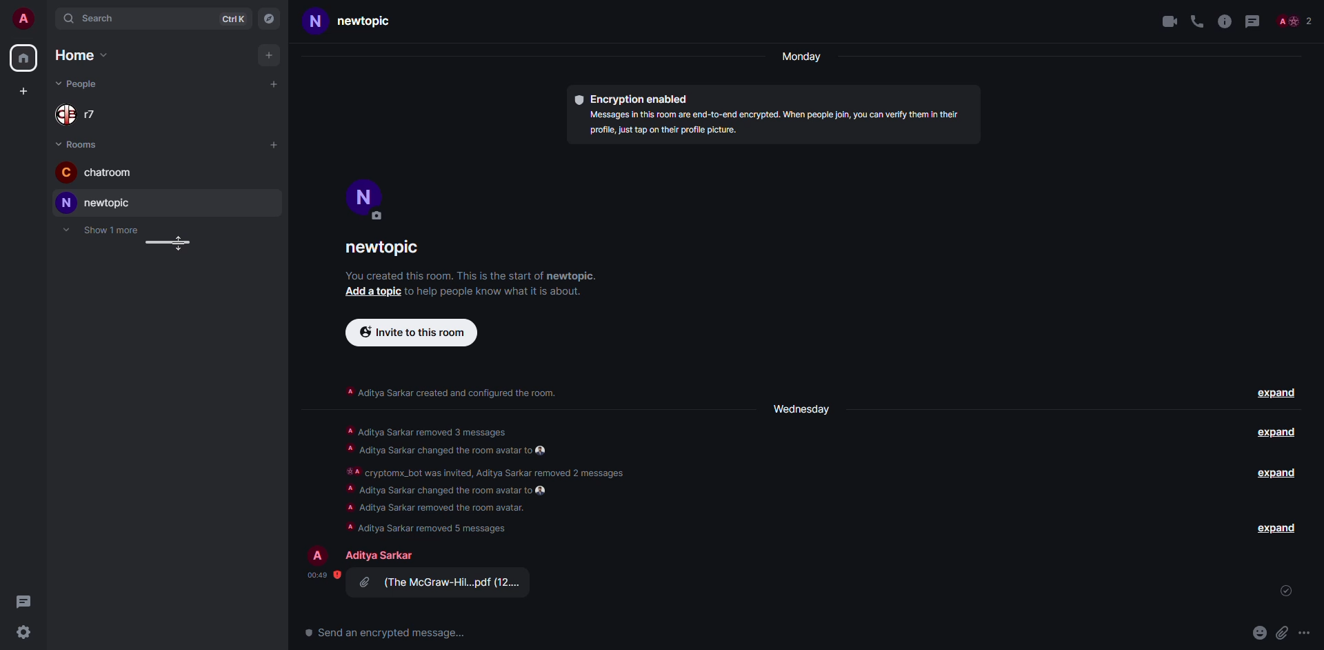 The width and height of the screenshot is (1324, 650). What do you see at coordinates (1167, 21) in the screenshot?
I see `video` at bounding box center [1167, 21].